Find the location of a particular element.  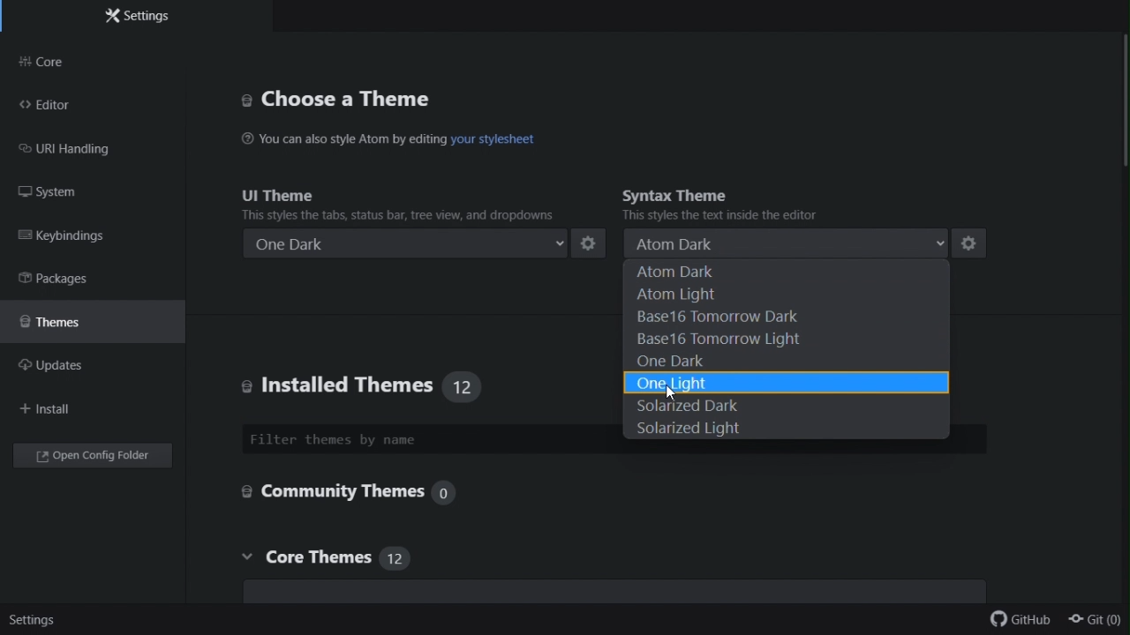

Atom dark is located at coordinates (785, 271).